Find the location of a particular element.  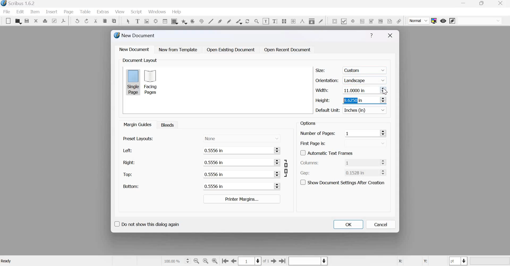

Increase and Decrease is located at coordinates (383, 100).